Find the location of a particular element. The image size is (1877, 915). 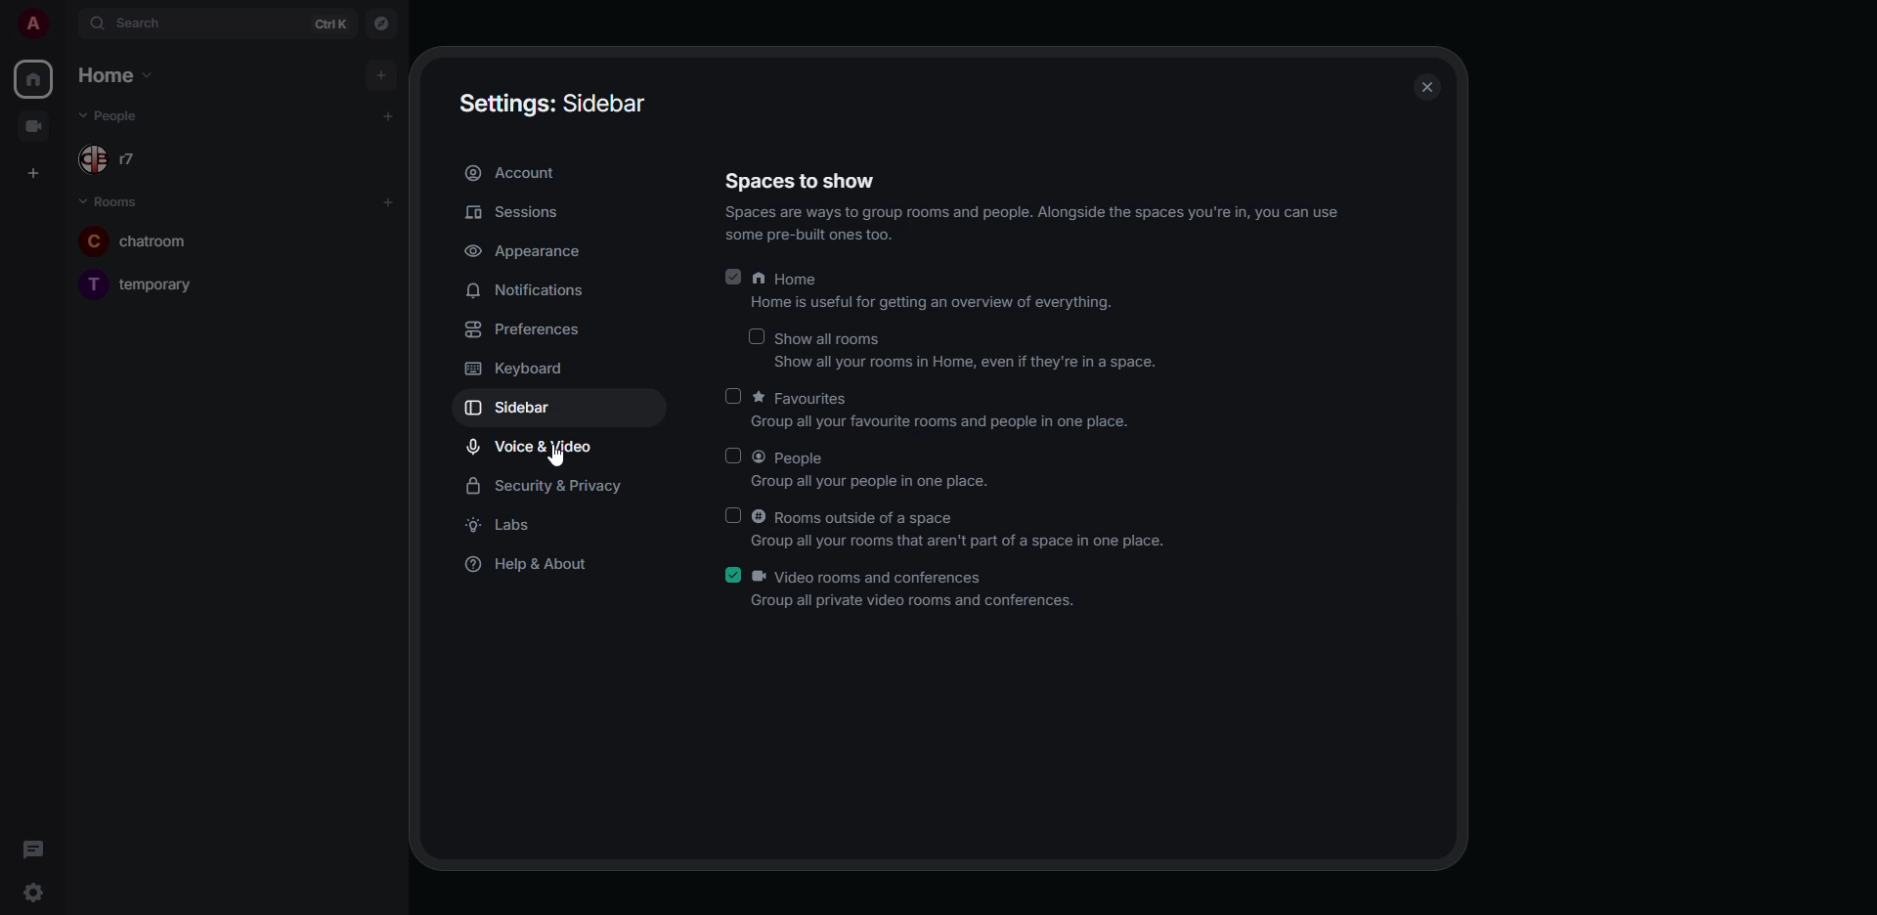

preferences is located at coordinates (522, 331).